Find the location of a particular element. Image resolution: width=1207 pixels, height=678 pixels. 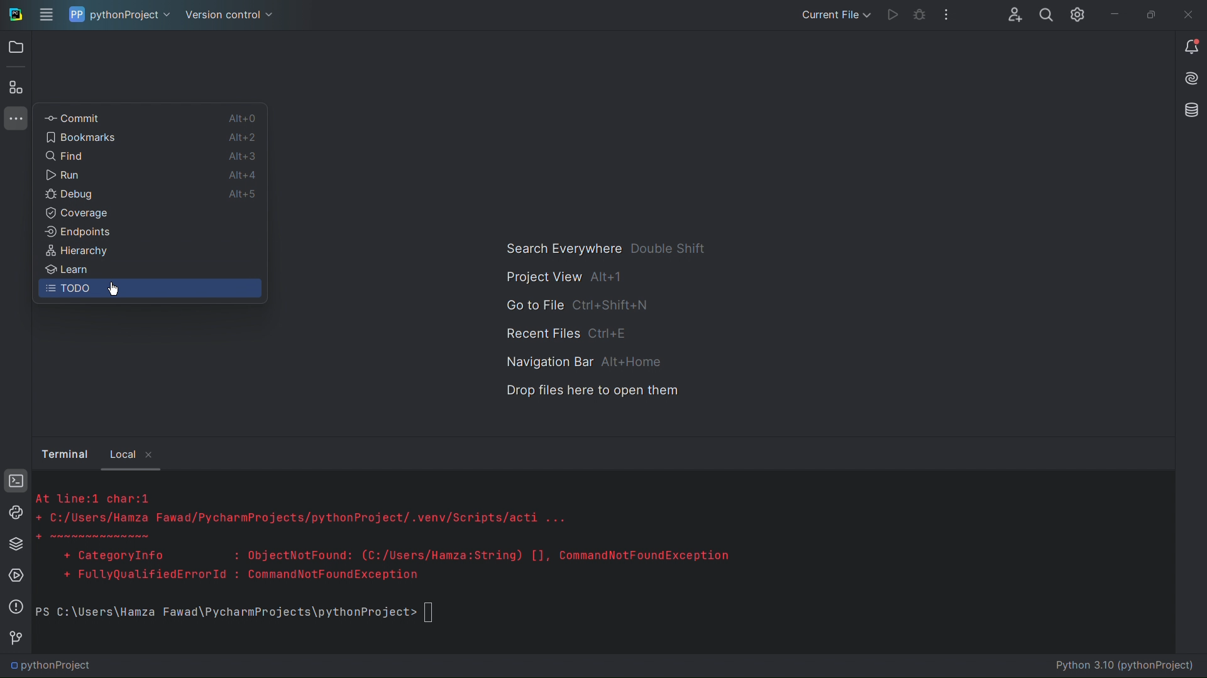

Services is located at coordinates (13, 576).